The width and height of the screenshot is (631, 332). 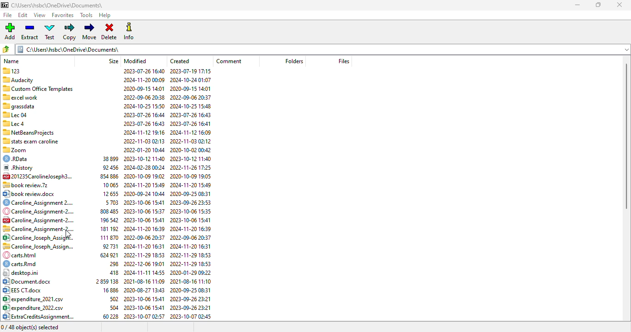 I want to click on edit, so click(x=23, y=15).